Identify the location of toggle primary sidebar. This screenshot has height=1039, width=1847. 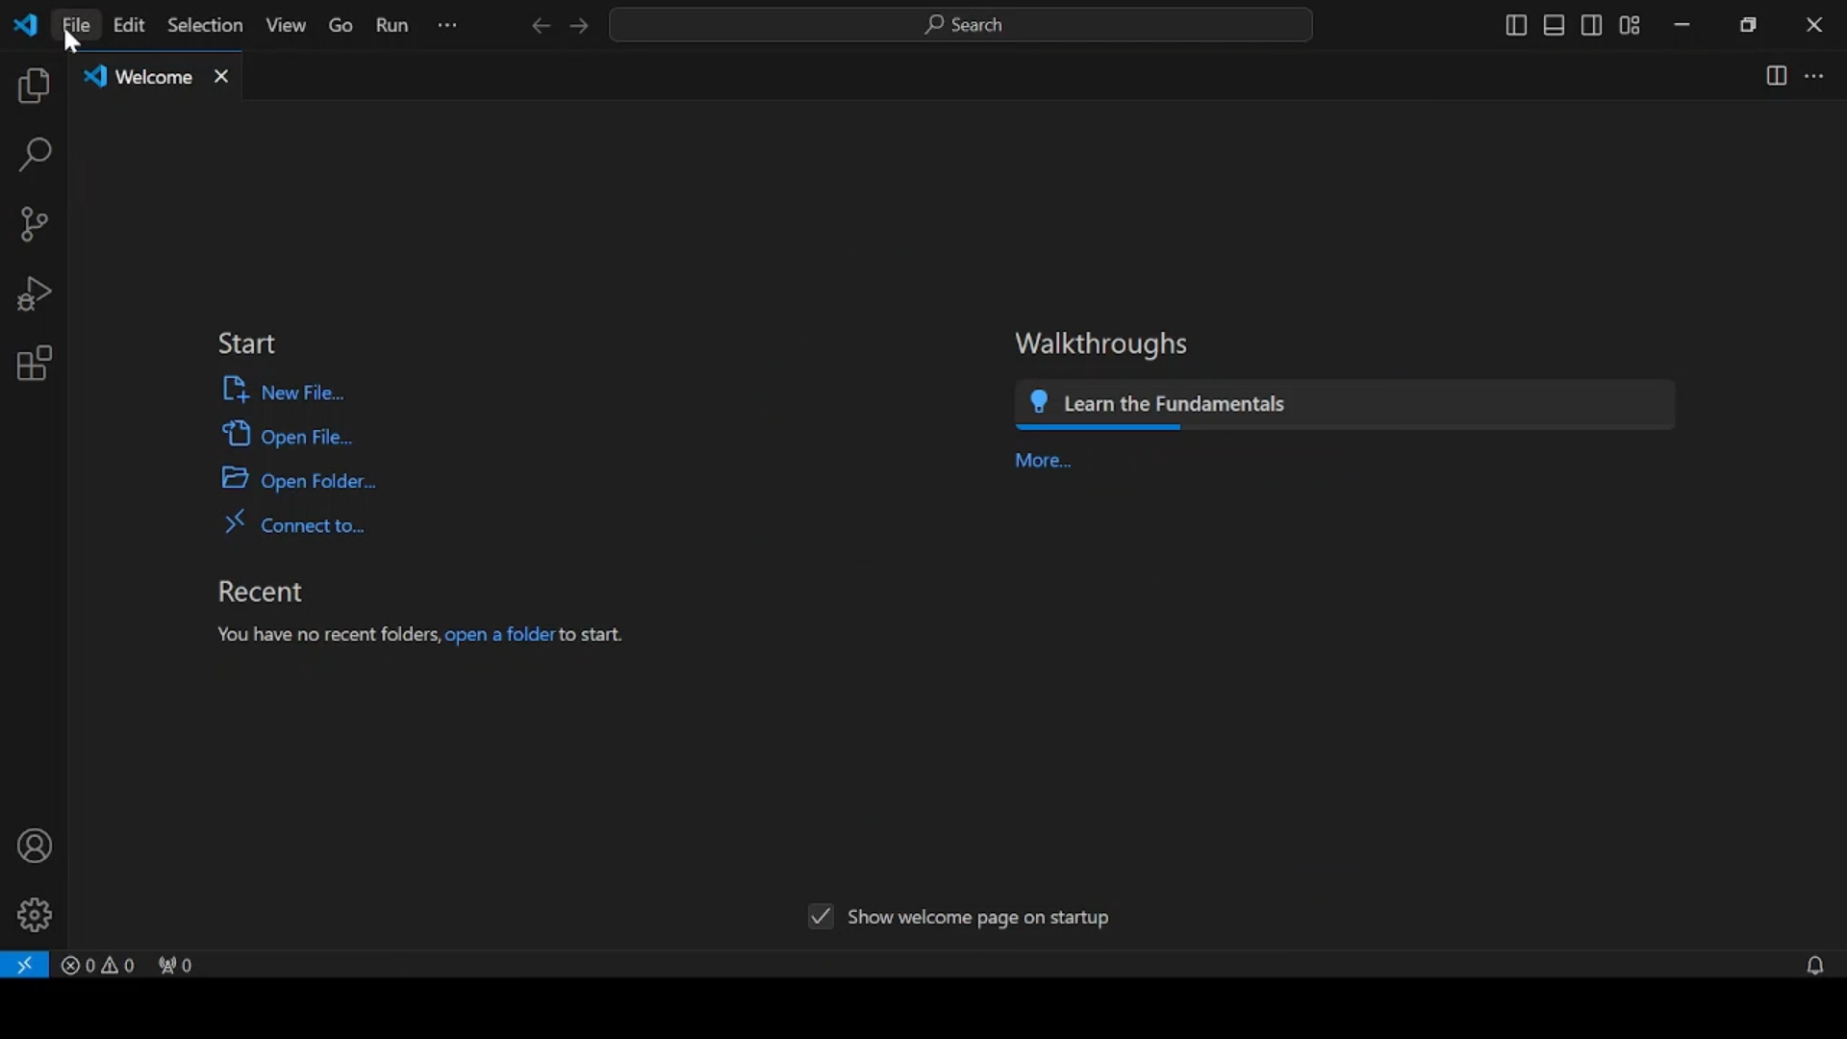
(1515, 26).